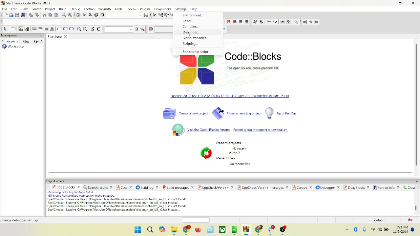 Image resolution: width=420 pixels, height=236 pixels. I want to click on debug, so click(76, 10).